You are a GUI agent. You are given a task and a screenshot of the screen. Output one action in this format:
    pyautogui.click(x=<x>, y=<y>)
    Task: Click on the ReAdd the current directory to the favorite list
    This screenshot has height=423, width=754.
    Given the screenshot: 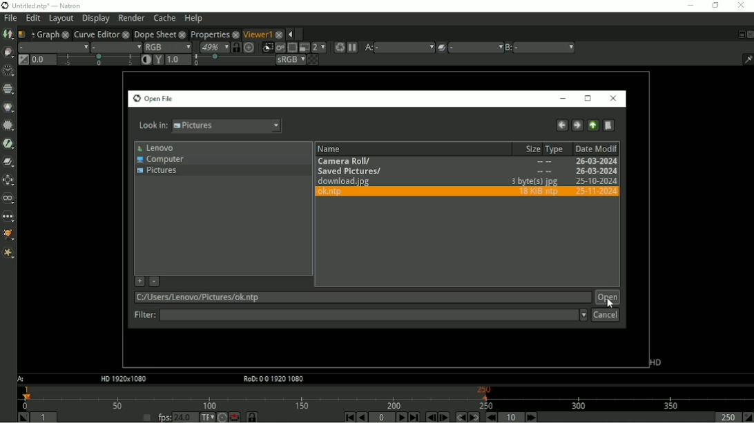 What is the action you would take?
    pyautogui.click(x=139, y=282)
    